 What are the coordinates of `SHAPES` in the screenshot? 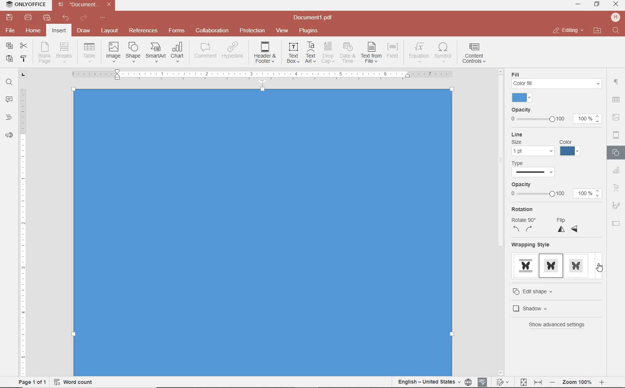 It's located at (616, 153).